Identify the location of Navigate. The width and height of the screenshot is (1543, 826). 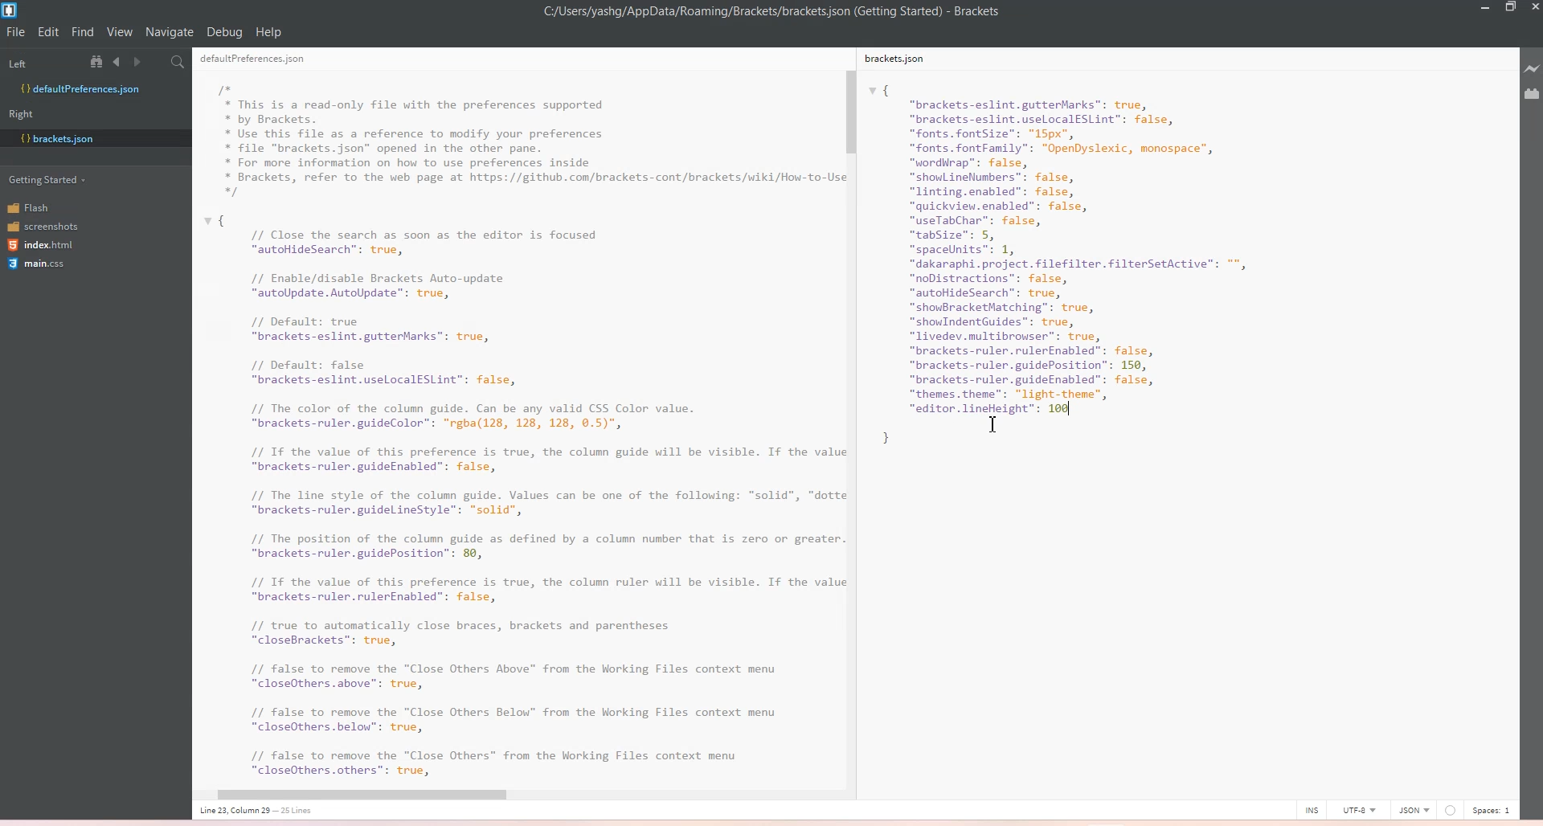
(170, 32).